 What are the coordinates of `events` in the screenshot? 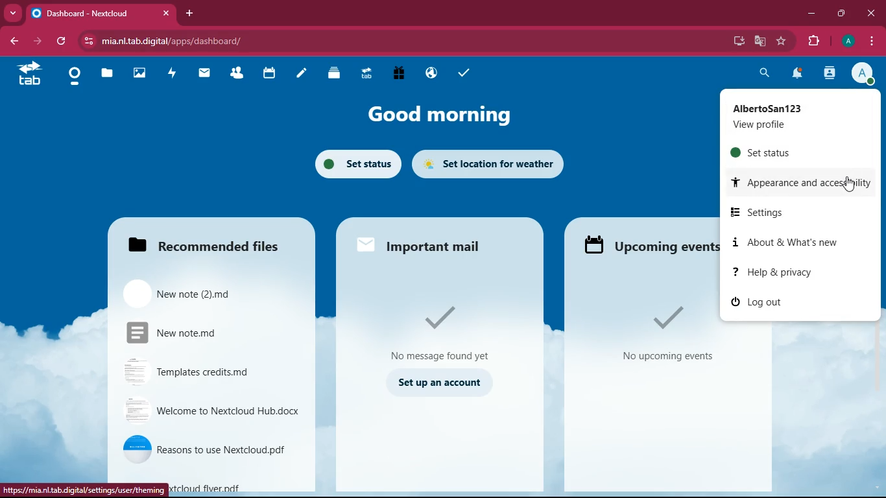 It's located at (649, 246).